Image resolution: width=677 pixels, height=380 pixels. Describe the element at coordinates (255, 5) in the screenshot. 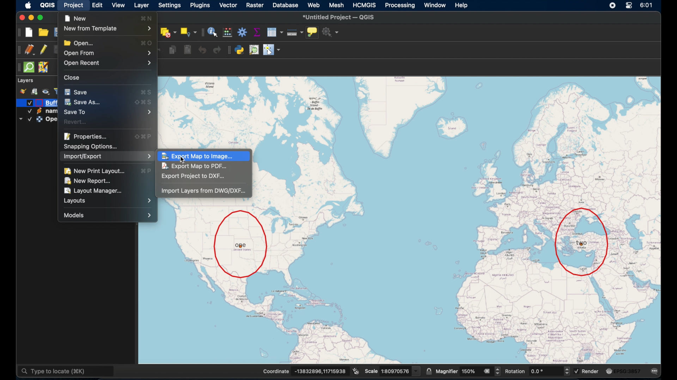

I see `raster` at that location.